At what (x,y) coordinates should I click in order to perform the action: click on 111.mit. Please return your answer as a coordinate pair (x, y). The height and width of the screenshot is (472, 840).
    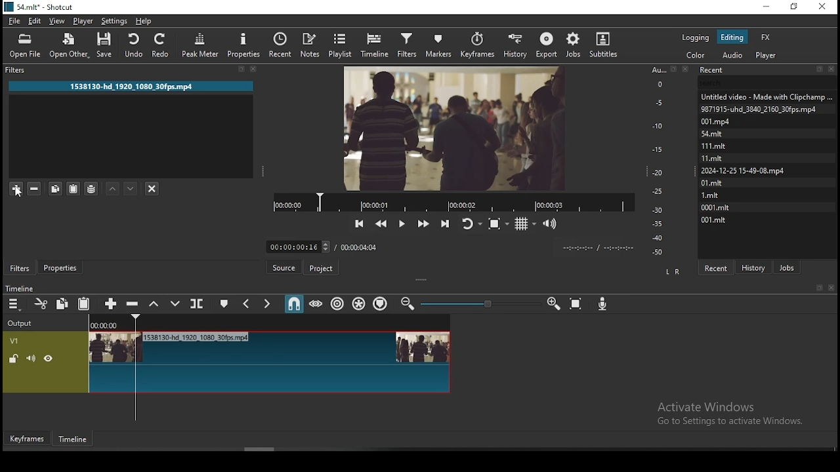
    Looking at the image, I should click on (722, 146).